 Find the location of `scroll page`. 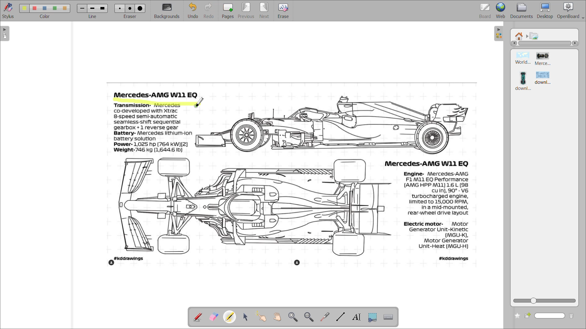

scroll page is located at coordinates (279, 316).